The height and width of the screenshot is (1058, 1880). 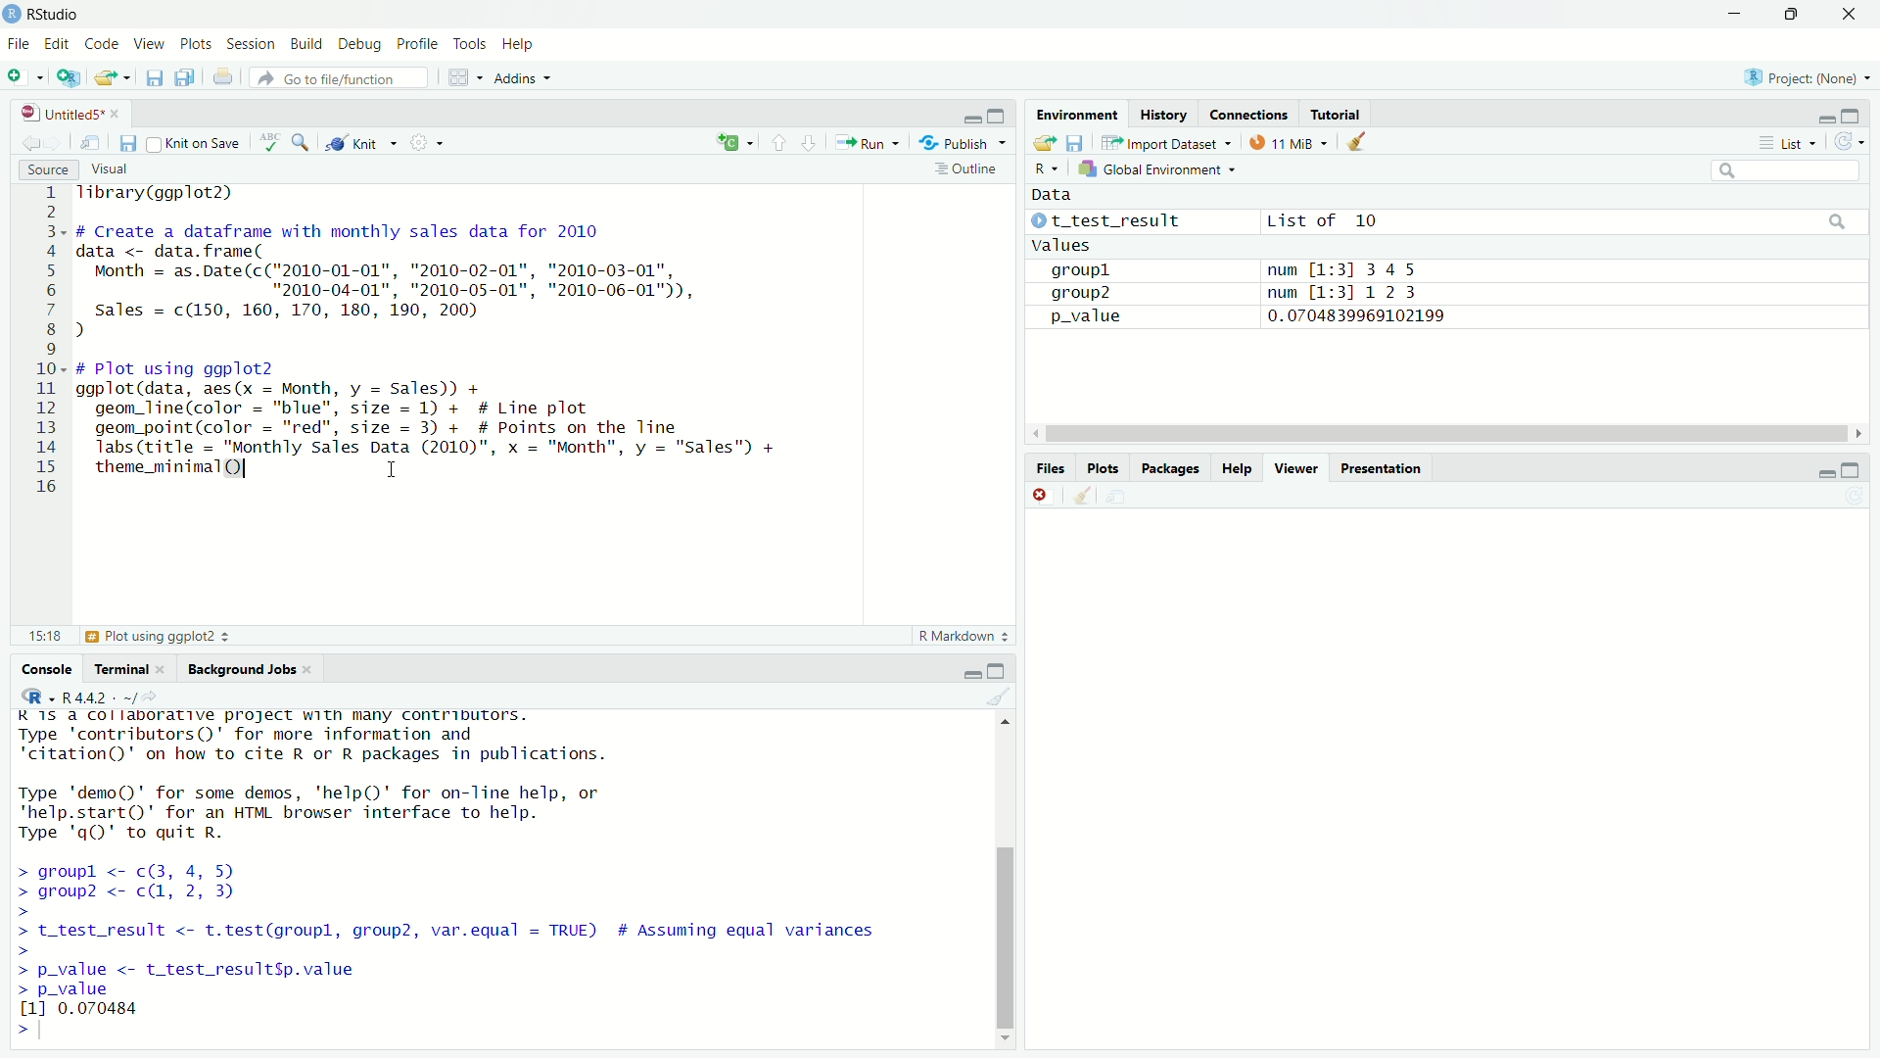 What do you see at coordinates (1383, 466) in the screenshot?
I see `Presentation` at bounding box center [1383, 466].